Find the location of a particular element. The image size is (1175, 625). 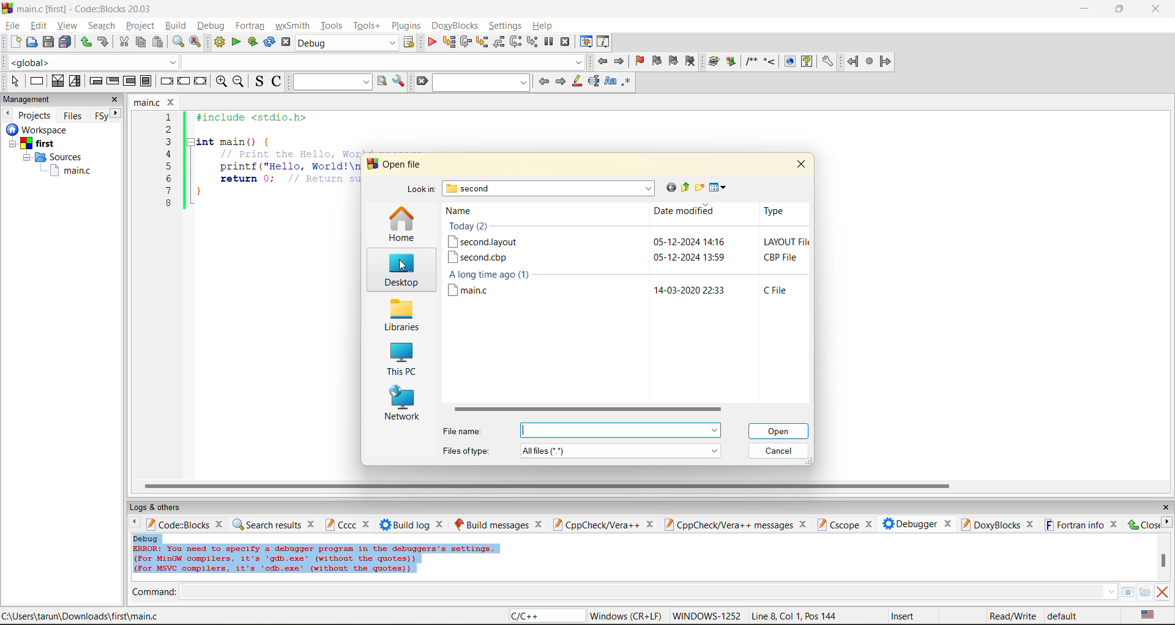

abort is located at coordinates (286, 42).